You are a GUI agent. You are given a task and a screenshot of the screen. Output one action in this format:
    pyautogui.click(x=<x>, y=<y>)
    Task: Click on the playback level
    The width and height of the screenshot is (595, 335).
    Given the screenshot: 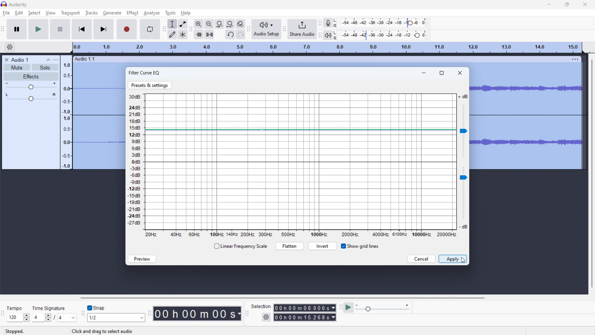 What is the action you would take?
    pyautogui.click(x=382, y=35)
    